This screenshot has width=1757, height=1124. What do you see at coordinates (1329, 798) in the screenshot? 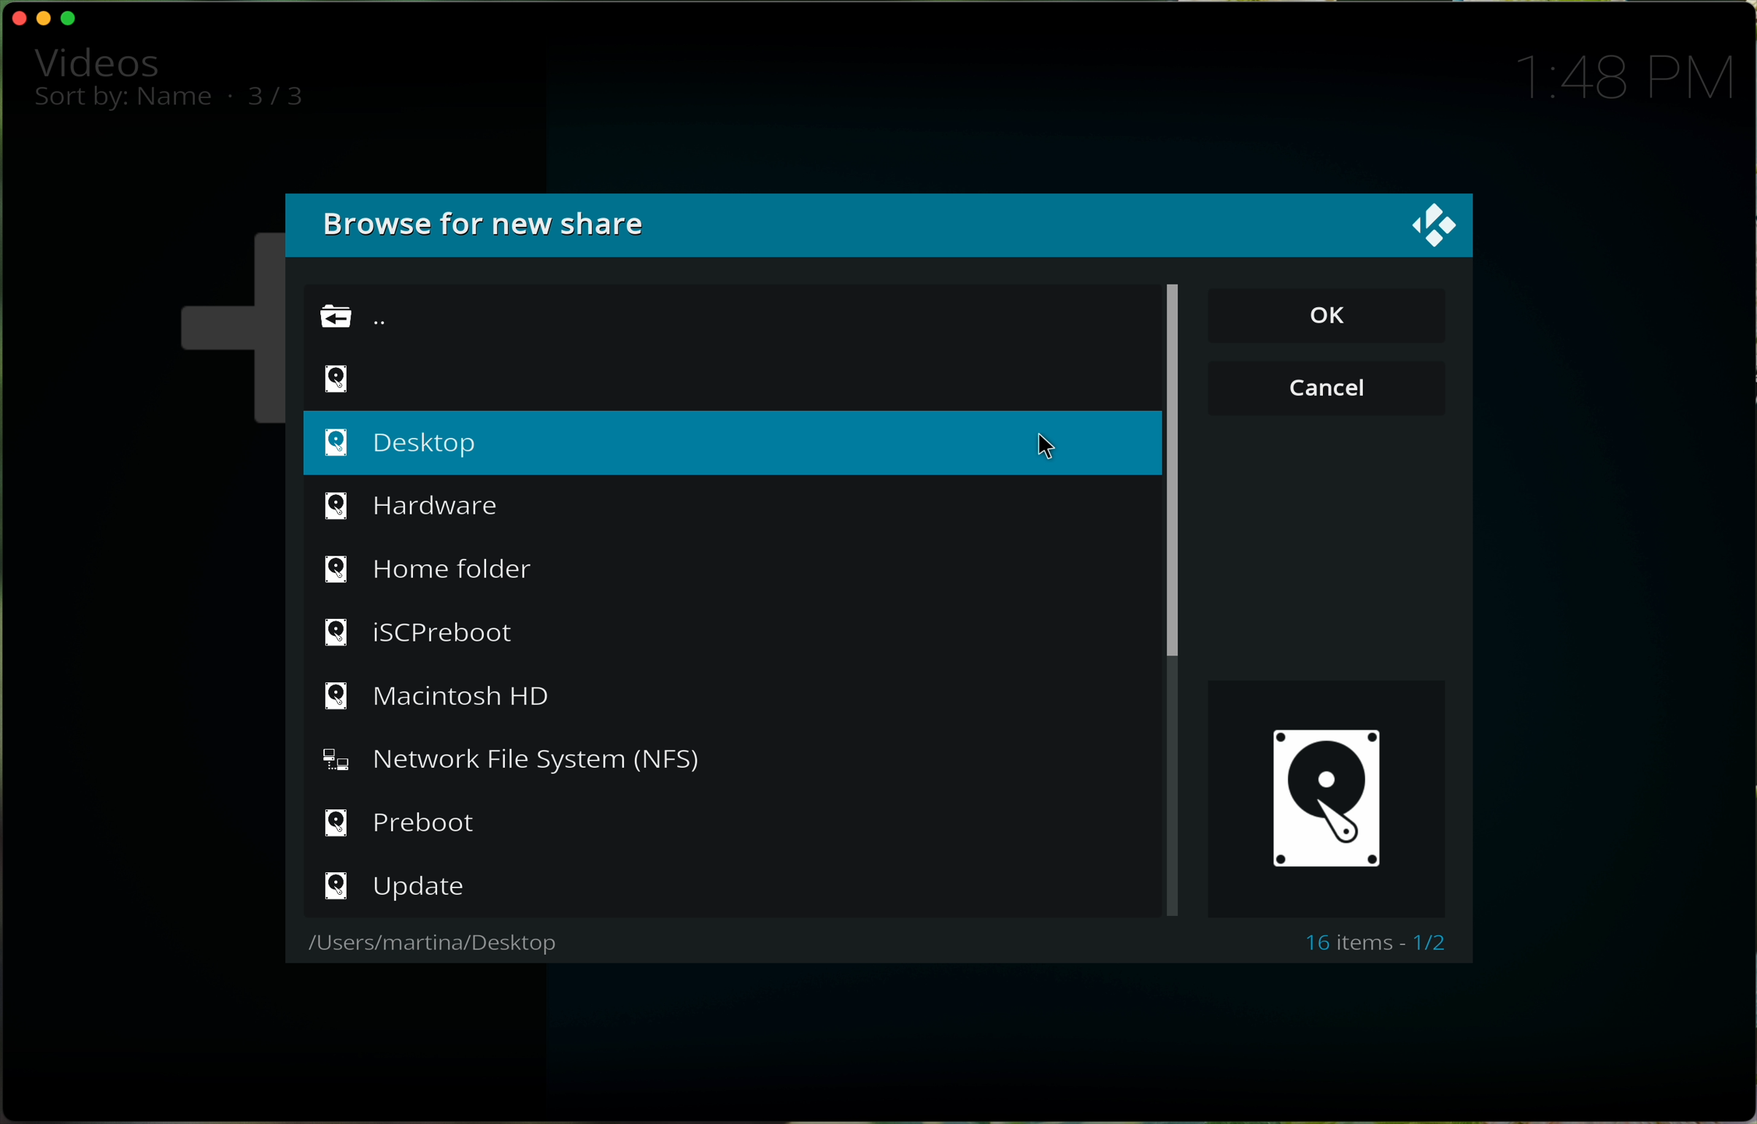
I see `desktop symbol` at bounding box center [1329, 798].